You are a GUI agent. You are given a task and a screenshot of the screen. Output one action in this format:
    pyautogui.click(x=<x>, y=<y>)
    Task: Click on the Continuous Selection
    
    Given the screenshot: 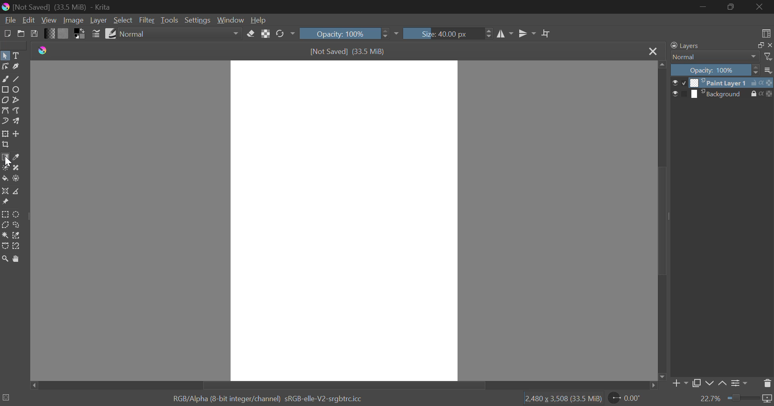 What is the action you would take?
    pyautogui.click(x=5, y=235)
    